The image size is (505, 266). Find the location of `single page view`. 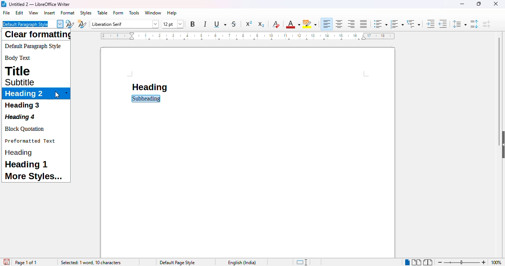

single page view is located at coordinates (407, 262).